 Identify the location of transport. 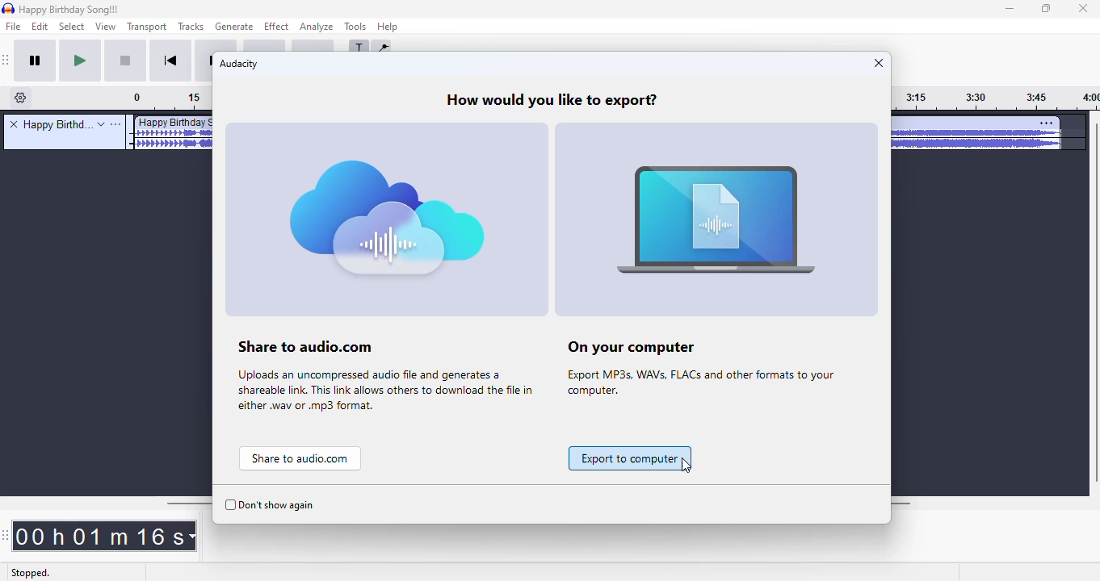
(145, 27).